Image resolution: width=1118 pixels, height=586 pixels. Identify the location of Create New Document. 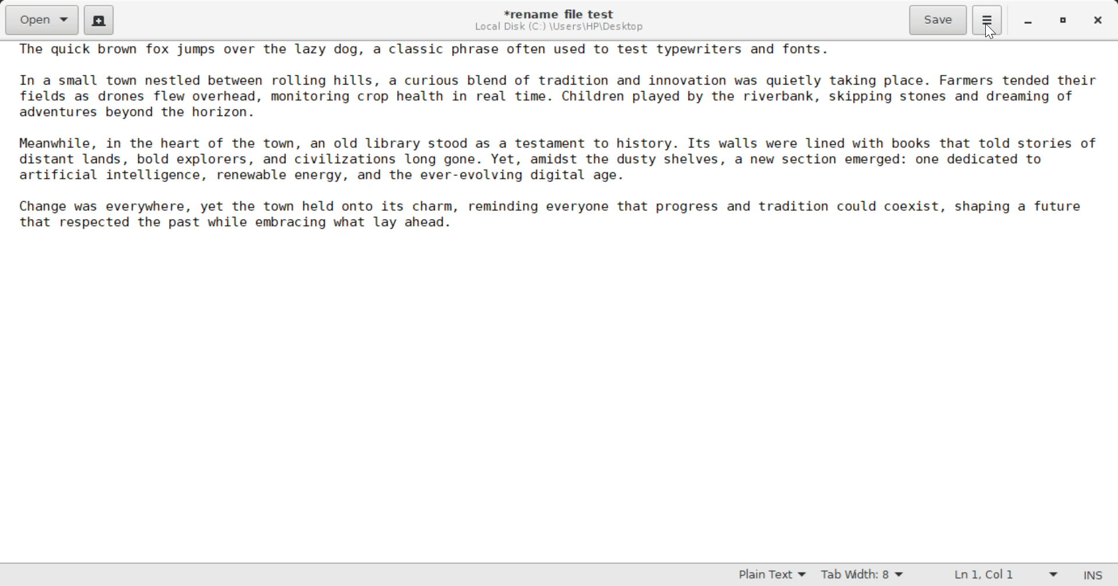
(98, 22).